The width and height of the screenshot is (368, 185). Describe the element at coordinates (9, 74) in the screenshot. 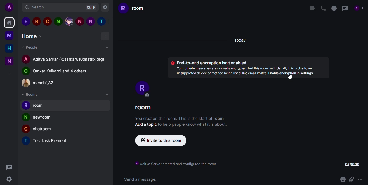

I see `create space` at that location.